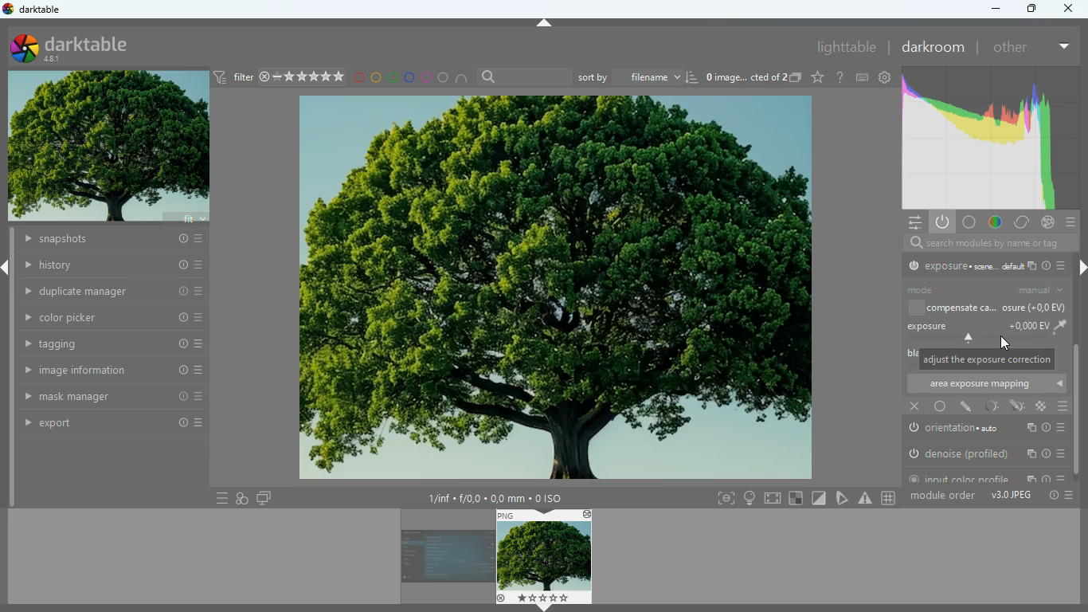 The image size is (1088, 612). I want to click on settings, so click(914, 222).